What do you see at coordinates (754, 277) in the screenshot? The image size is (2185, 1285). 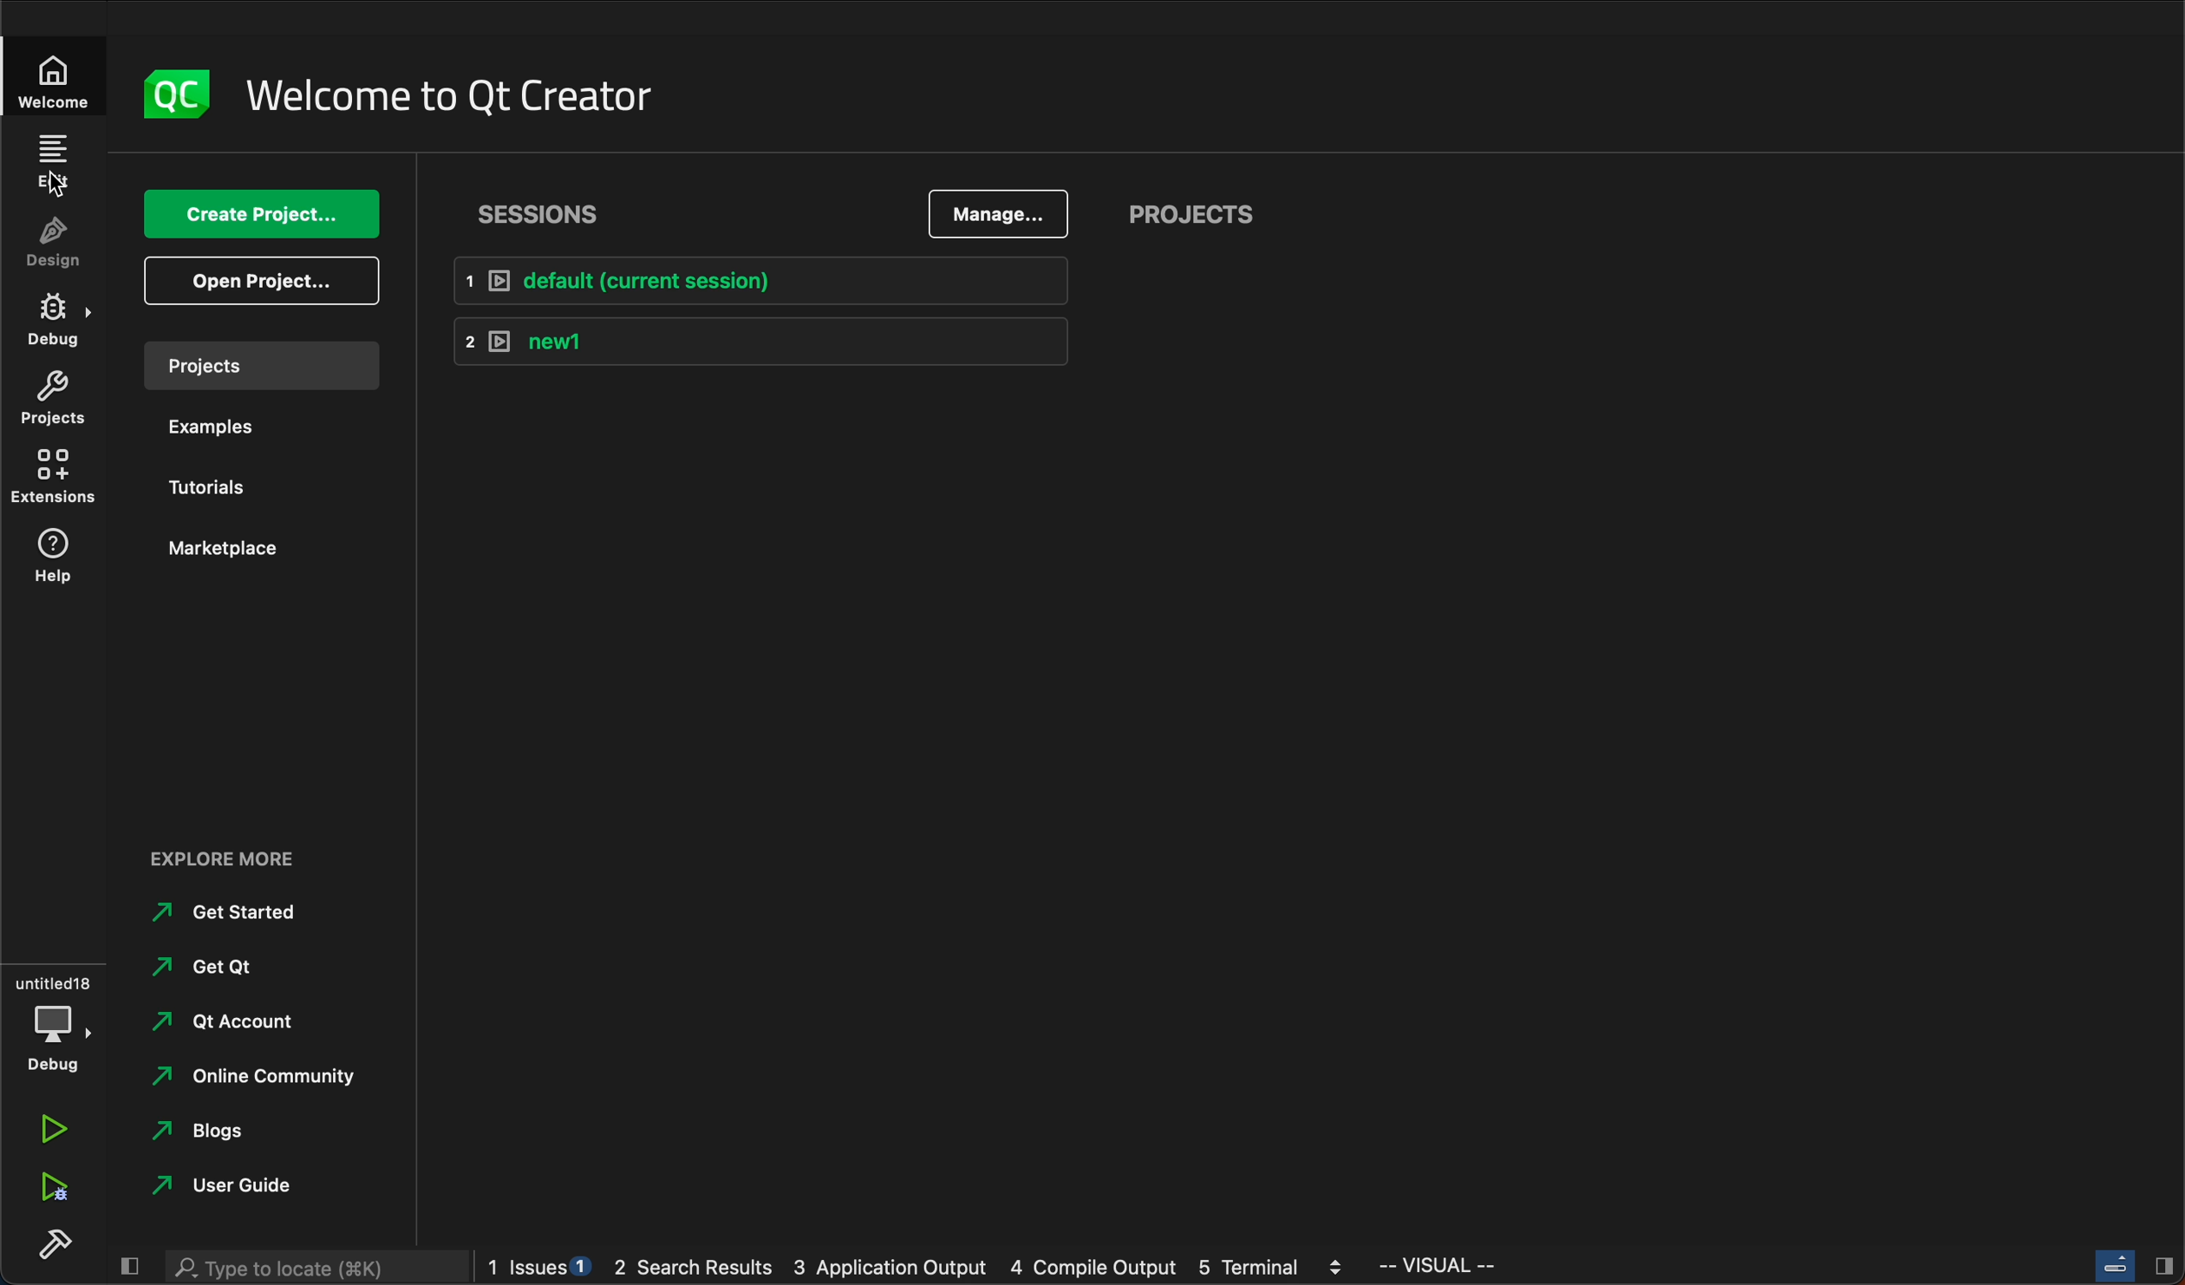 I see `default` at bounding box center [754, 277].